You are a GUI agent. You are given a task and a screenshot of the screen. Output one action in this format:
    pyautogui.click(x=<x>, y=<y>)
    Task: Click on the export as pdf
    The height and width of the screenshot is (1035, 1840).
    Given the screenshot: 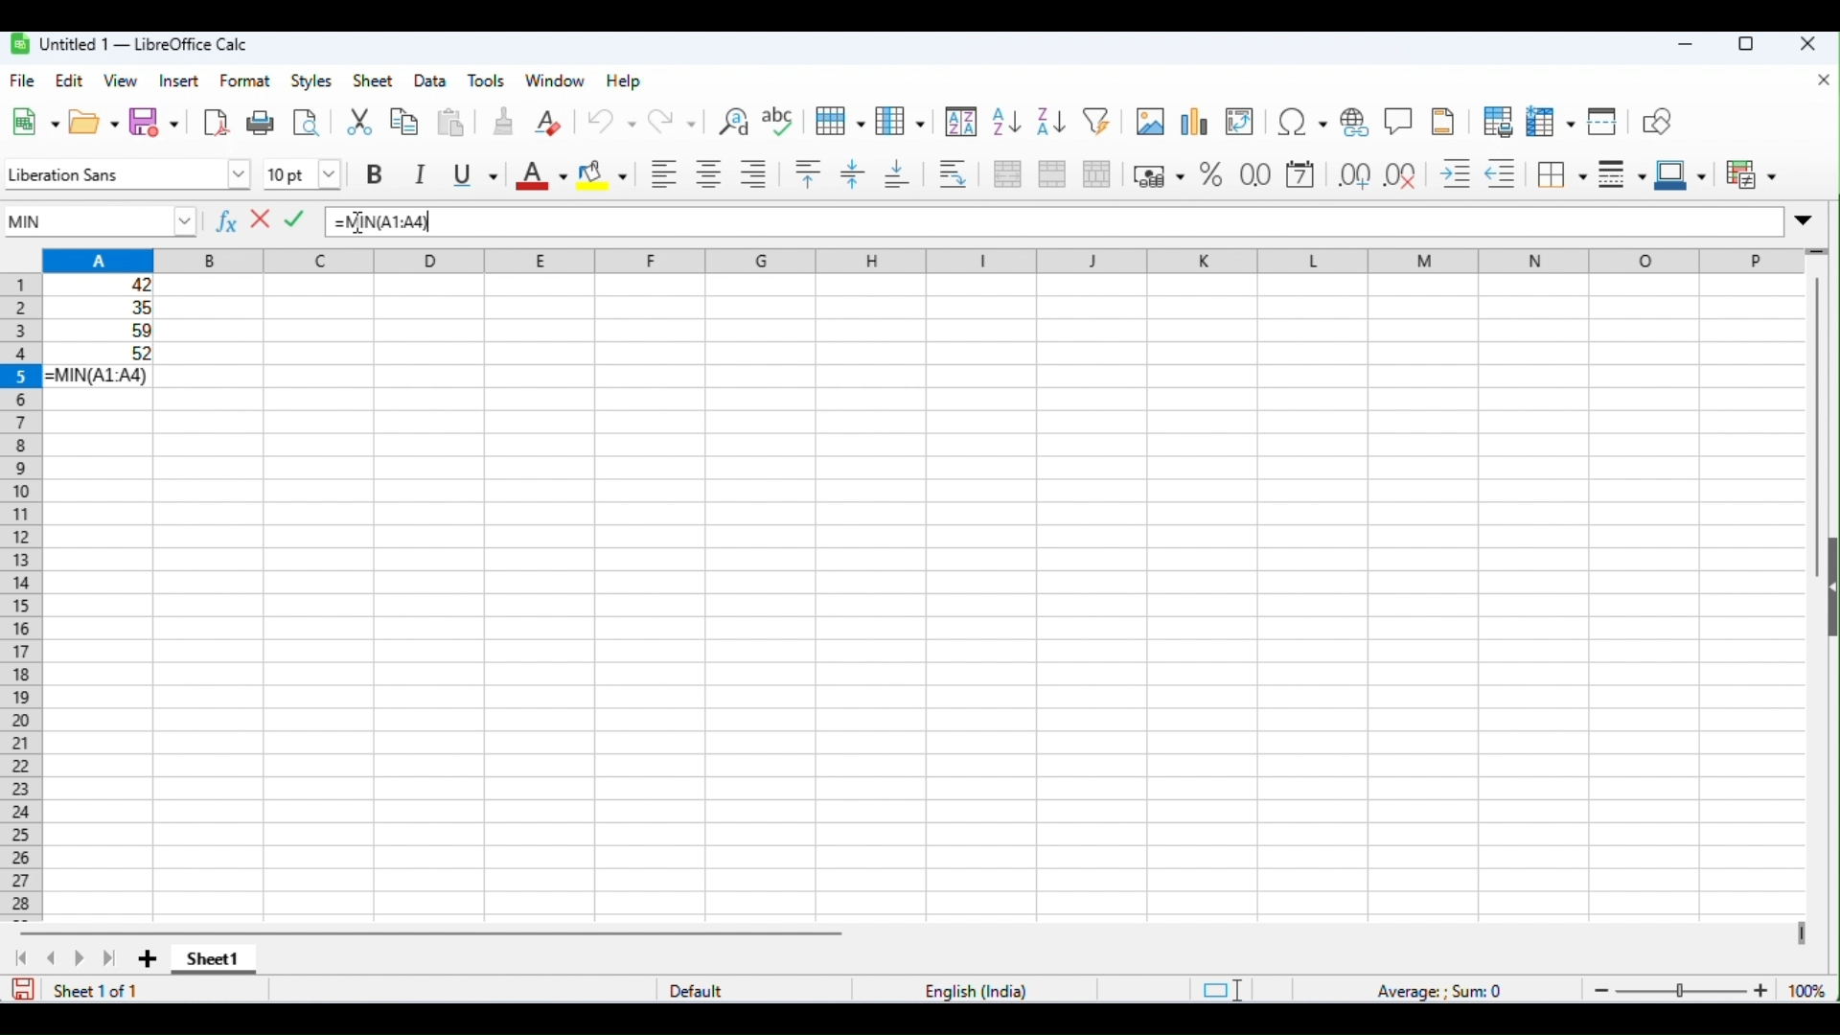 What is the action you would take?
    pyautogui.click(x=217, y=123)
    